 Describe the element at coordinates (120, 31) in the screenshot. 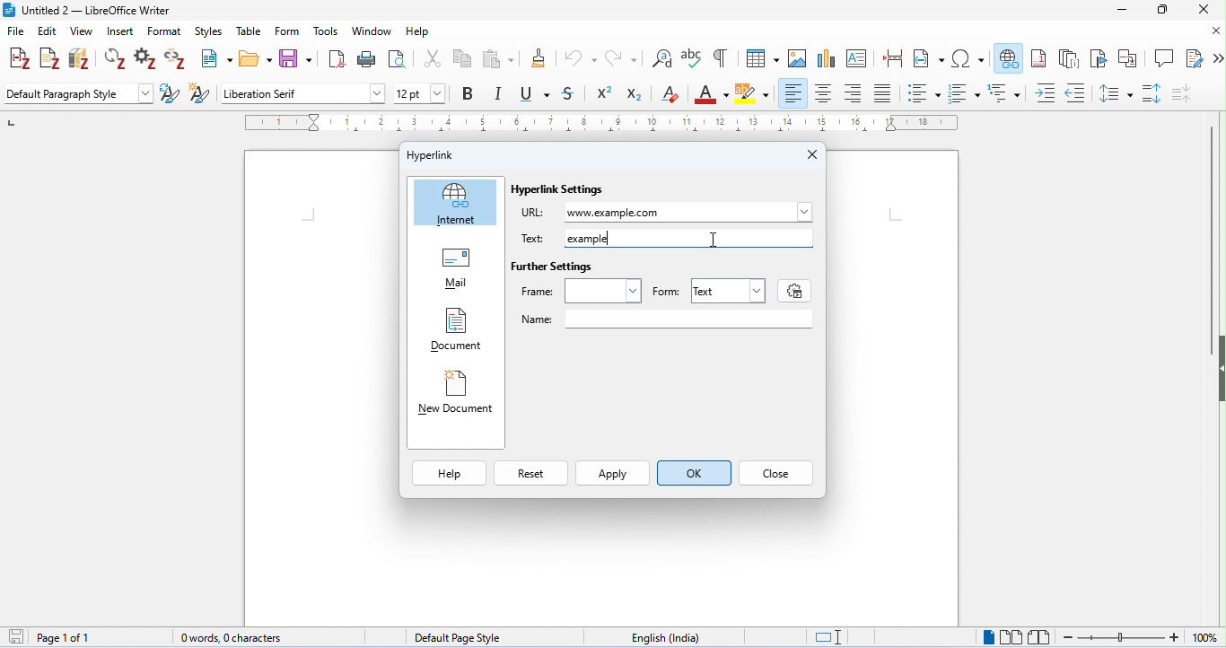

I see `insert` at that location.